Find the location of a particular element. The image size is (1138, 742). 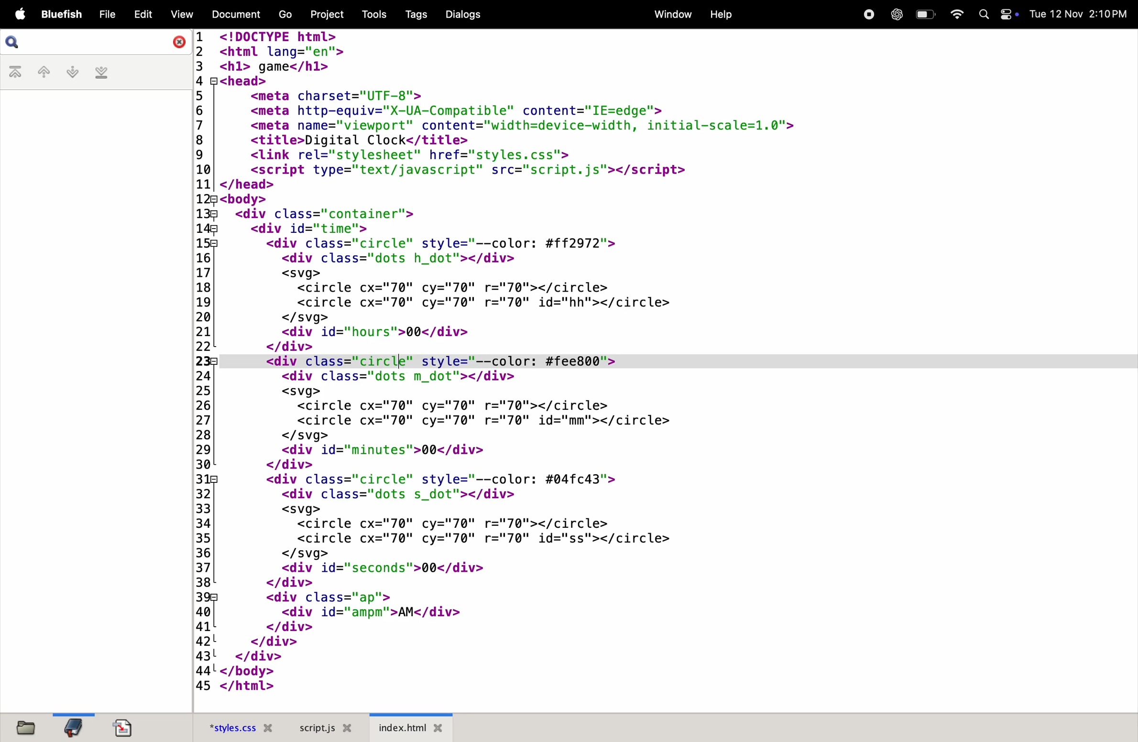

previous bookmark is located at coordinates (43, 72).